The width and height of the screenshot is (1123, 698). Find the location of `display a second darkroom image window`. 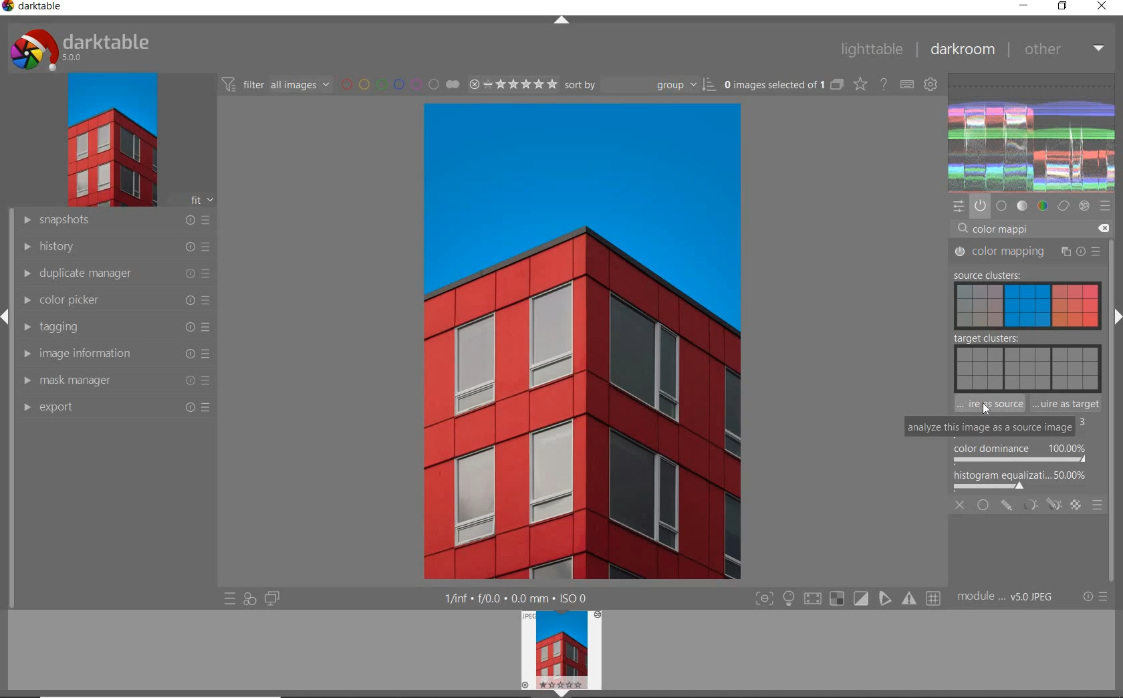

display a second darkroom image window is located at coordinates (270, 600).